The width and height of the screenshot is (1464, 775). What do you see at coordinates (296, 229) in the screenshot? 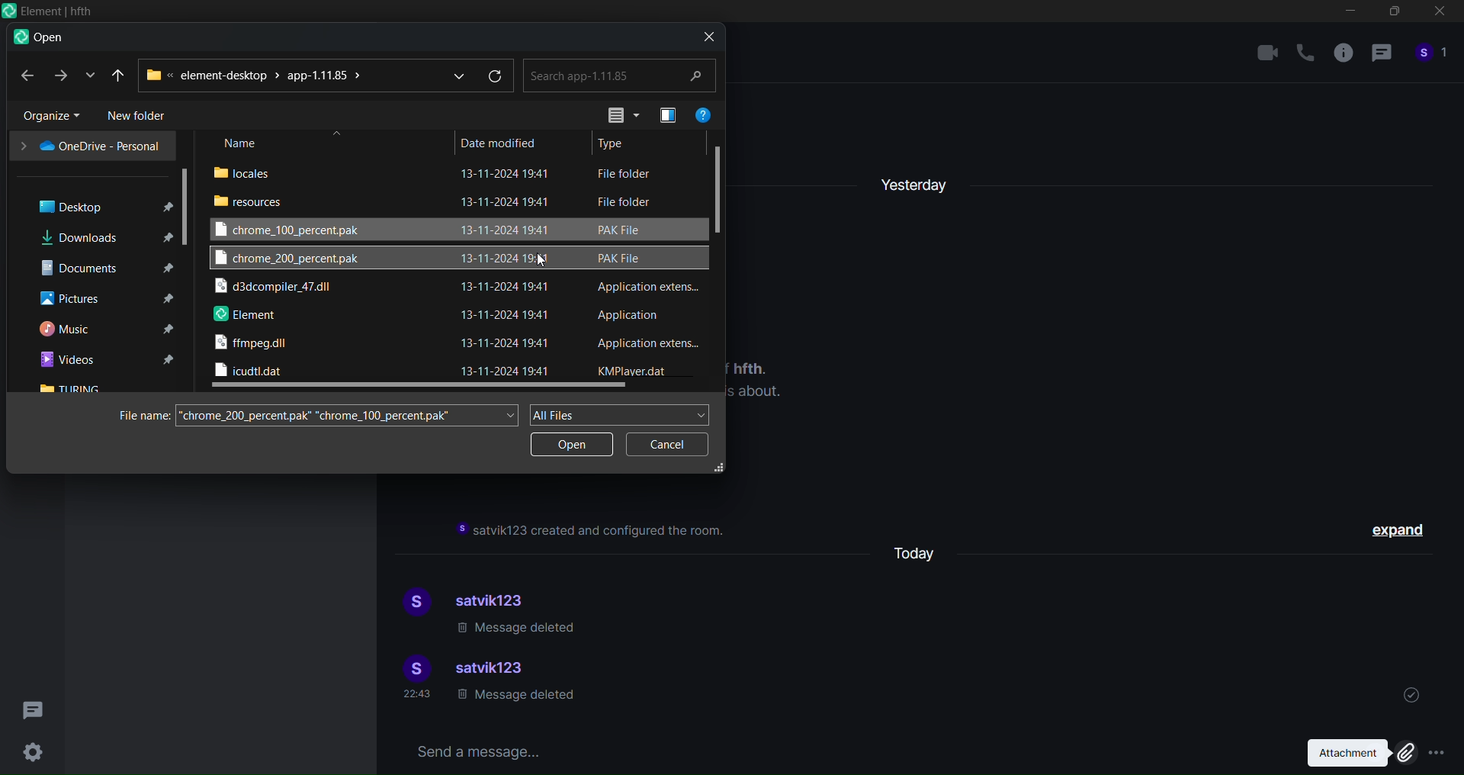
I see `chrome 100` at bounding box center [296, 229].